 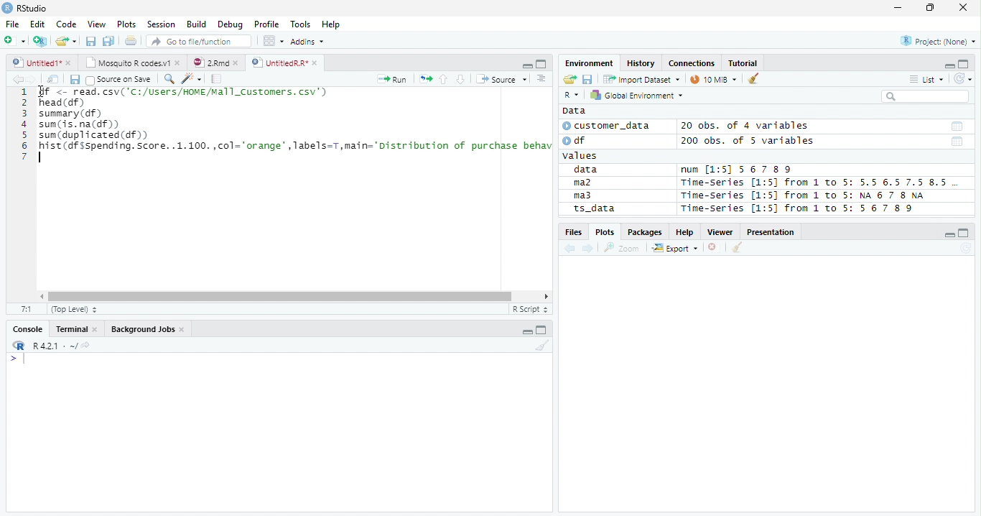 I want to click on Plots, so click(x=605, y=231).